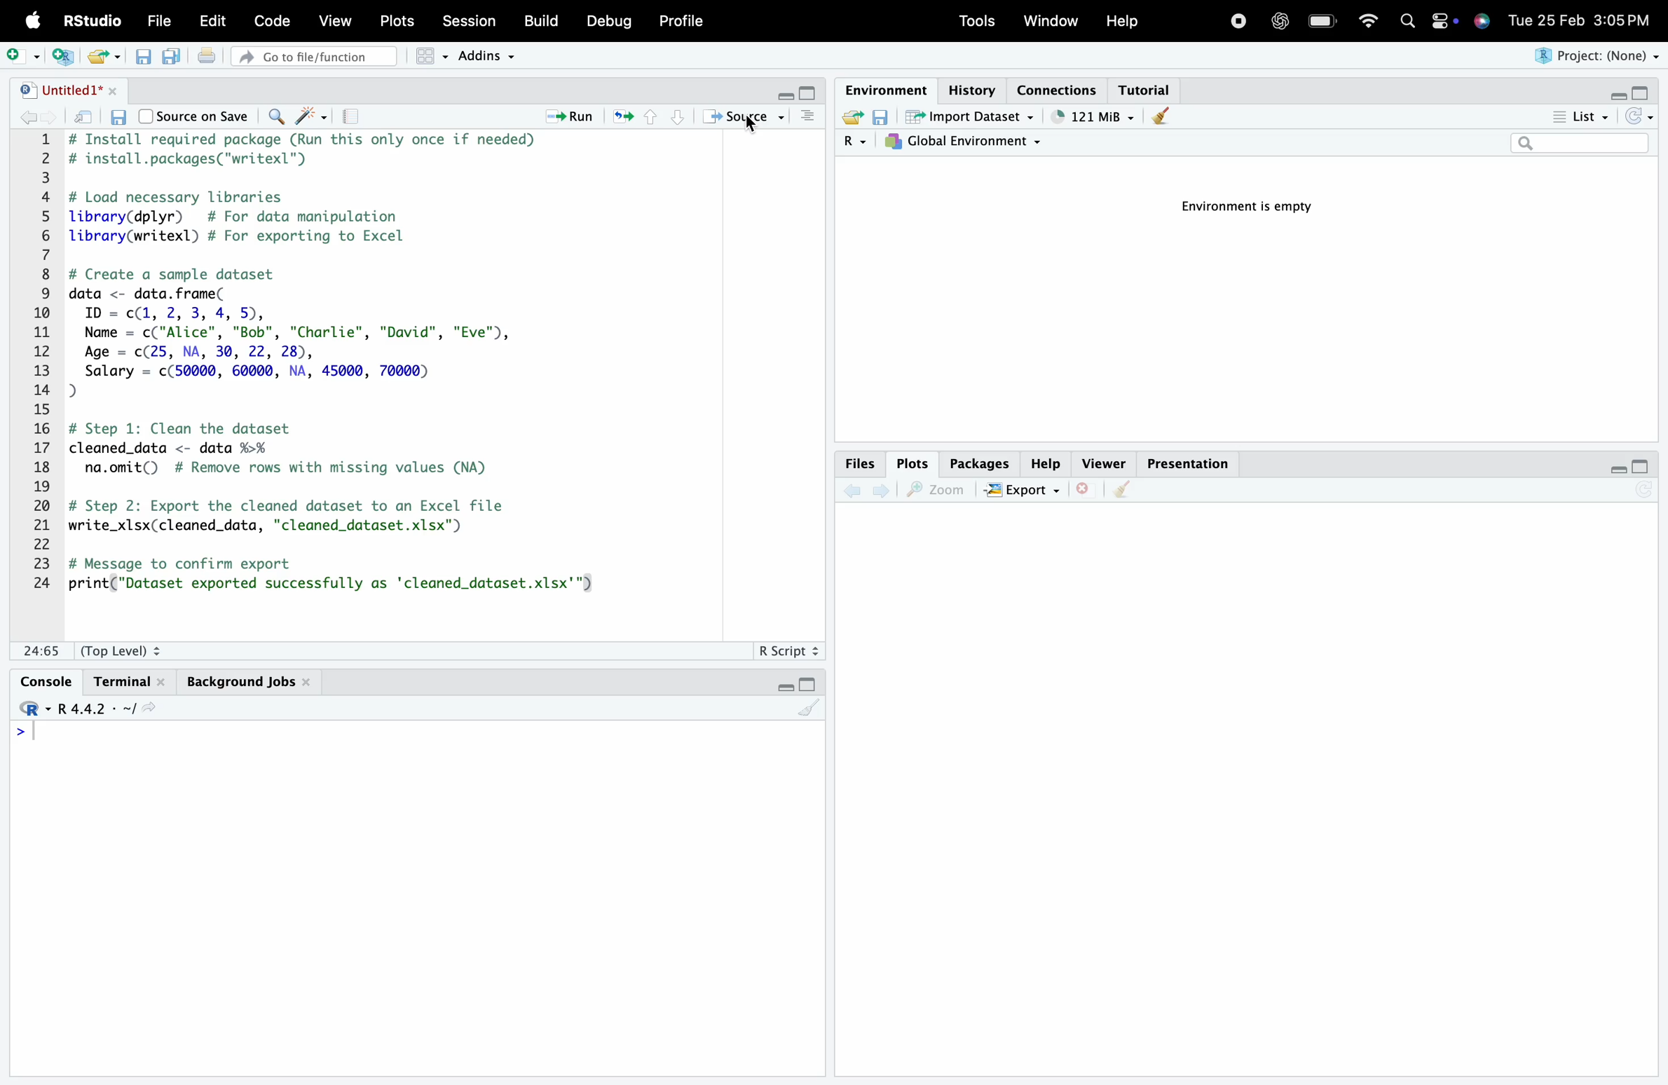 This screenshot has height=1085, width=1668. Describe the element at coordinates (884, 118) in the screenshot. I see `Save workspace as` at that location.